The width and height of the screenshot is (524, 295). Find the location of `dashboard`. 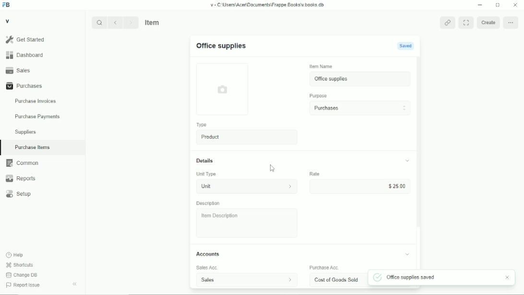

dashboard is located at coordinates (26, 55).